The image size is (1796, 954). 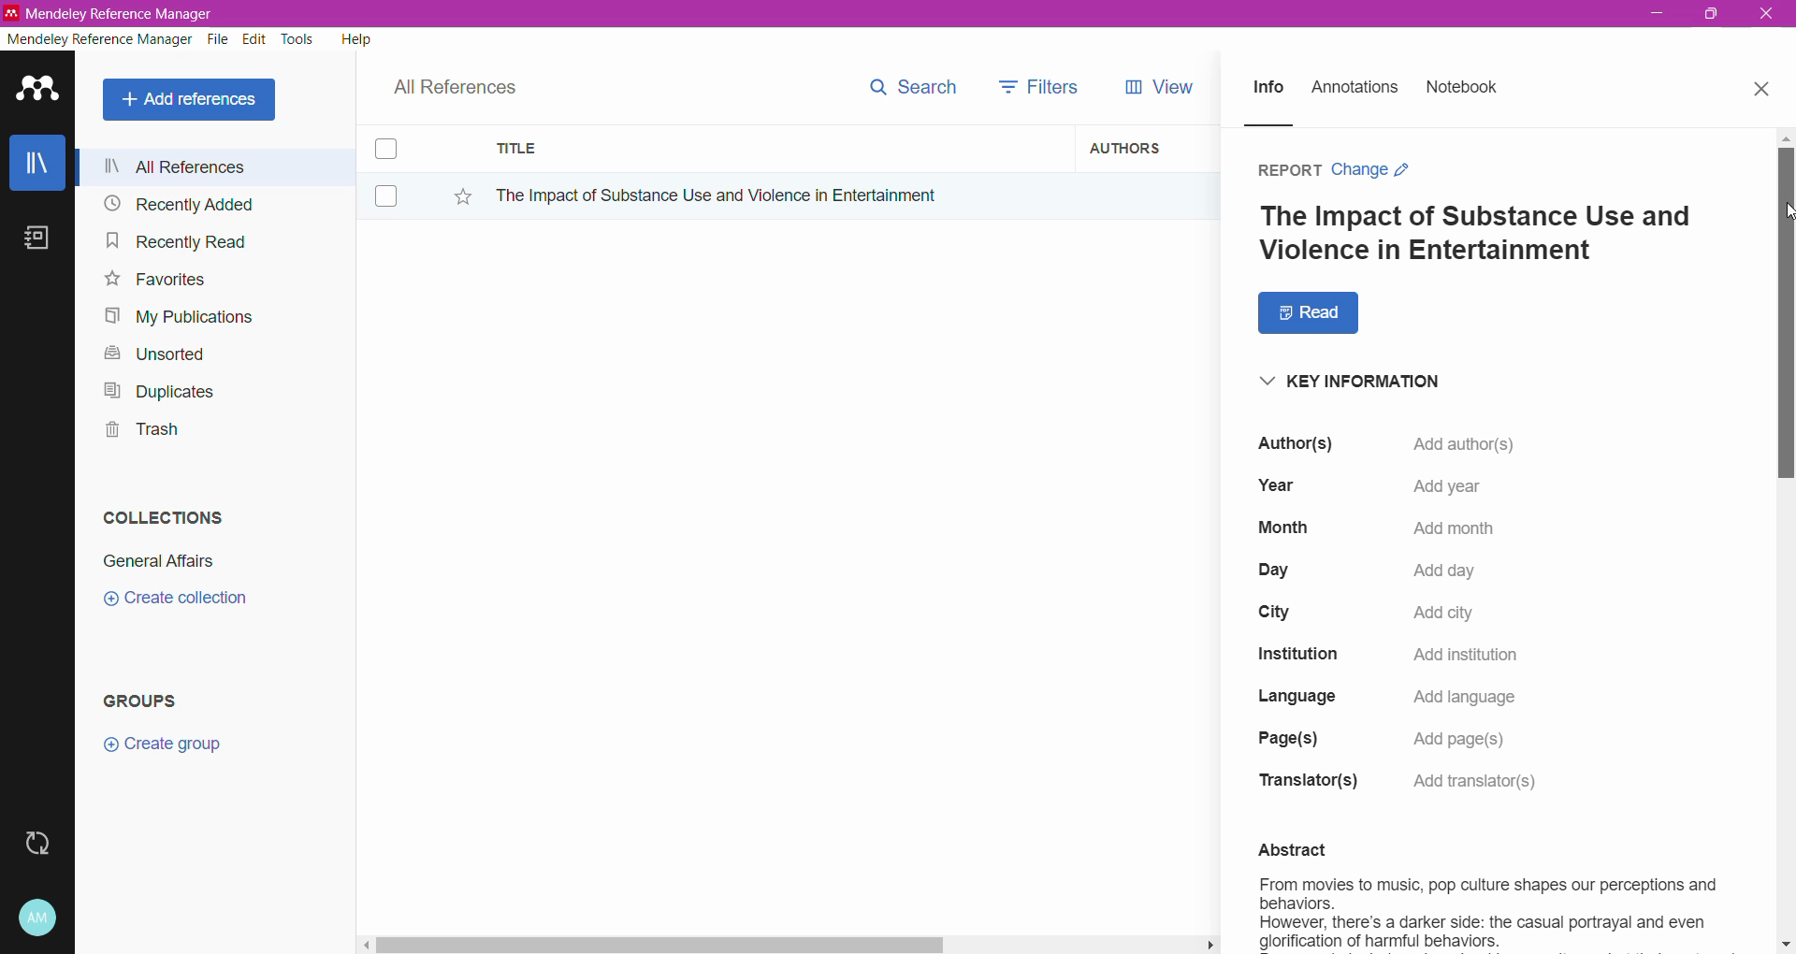 I want to click on cursor, so click(x=1785, y=211).